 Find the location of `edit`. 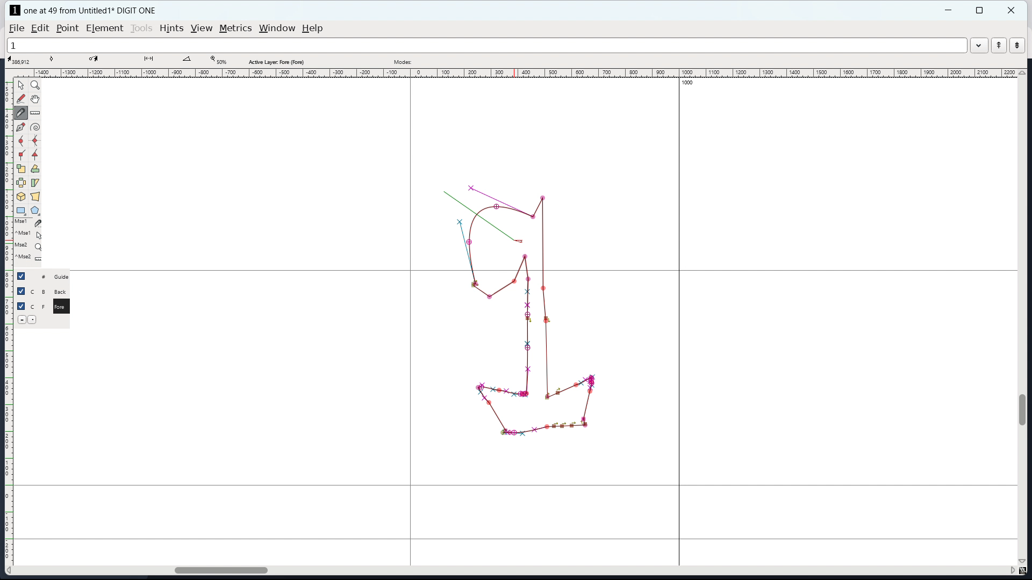

edit is located at coordinates (40, 28).